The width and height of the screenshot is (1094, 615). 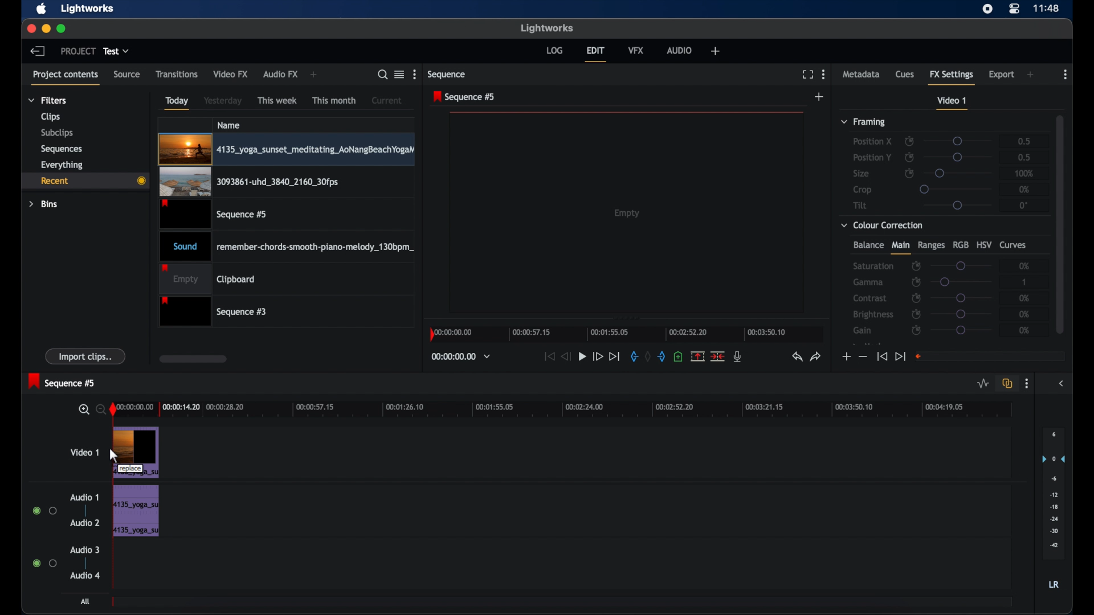 I want to click on slider, so click(x=961, y=330).